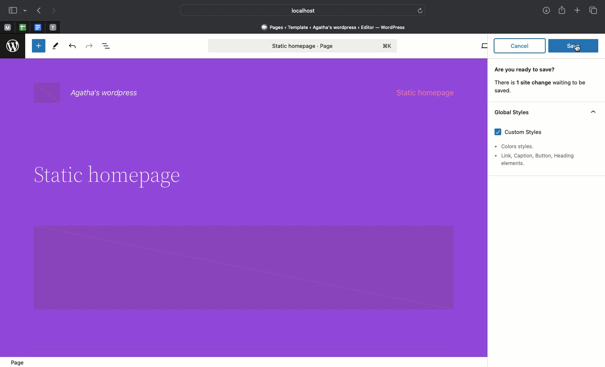 The image size is (605, 367). Describe the element at coordinates (431, 92) in the screenshot. I see `Static homepage` at that location.